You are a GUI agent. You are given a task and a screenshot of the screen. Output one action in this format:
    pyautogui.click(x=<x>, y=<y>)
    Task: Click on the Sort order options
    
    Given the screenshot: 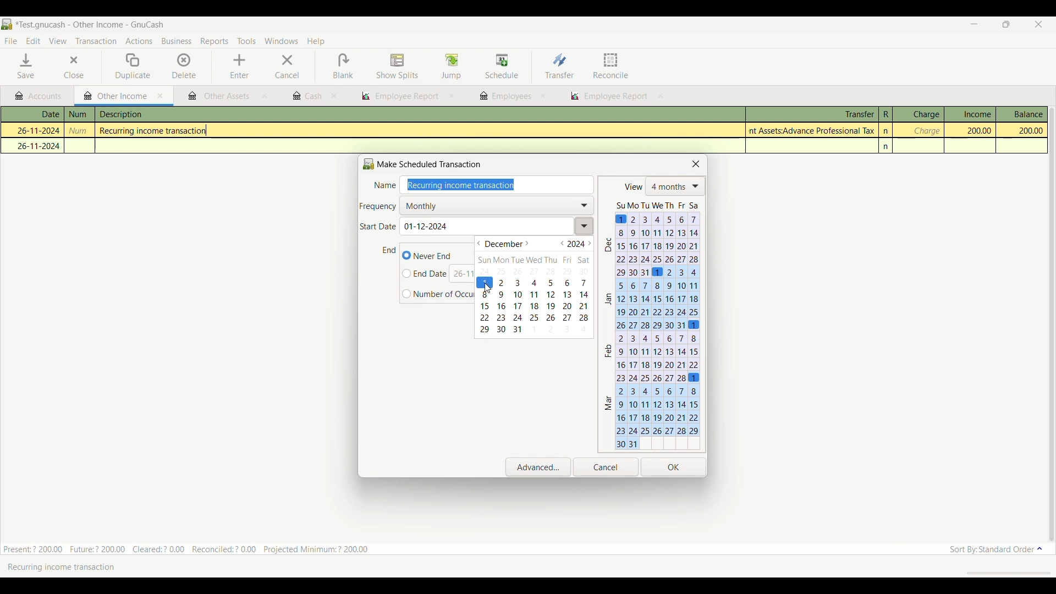 What is the action you would take?
    pyautogui.click(x=996, y=549)
    